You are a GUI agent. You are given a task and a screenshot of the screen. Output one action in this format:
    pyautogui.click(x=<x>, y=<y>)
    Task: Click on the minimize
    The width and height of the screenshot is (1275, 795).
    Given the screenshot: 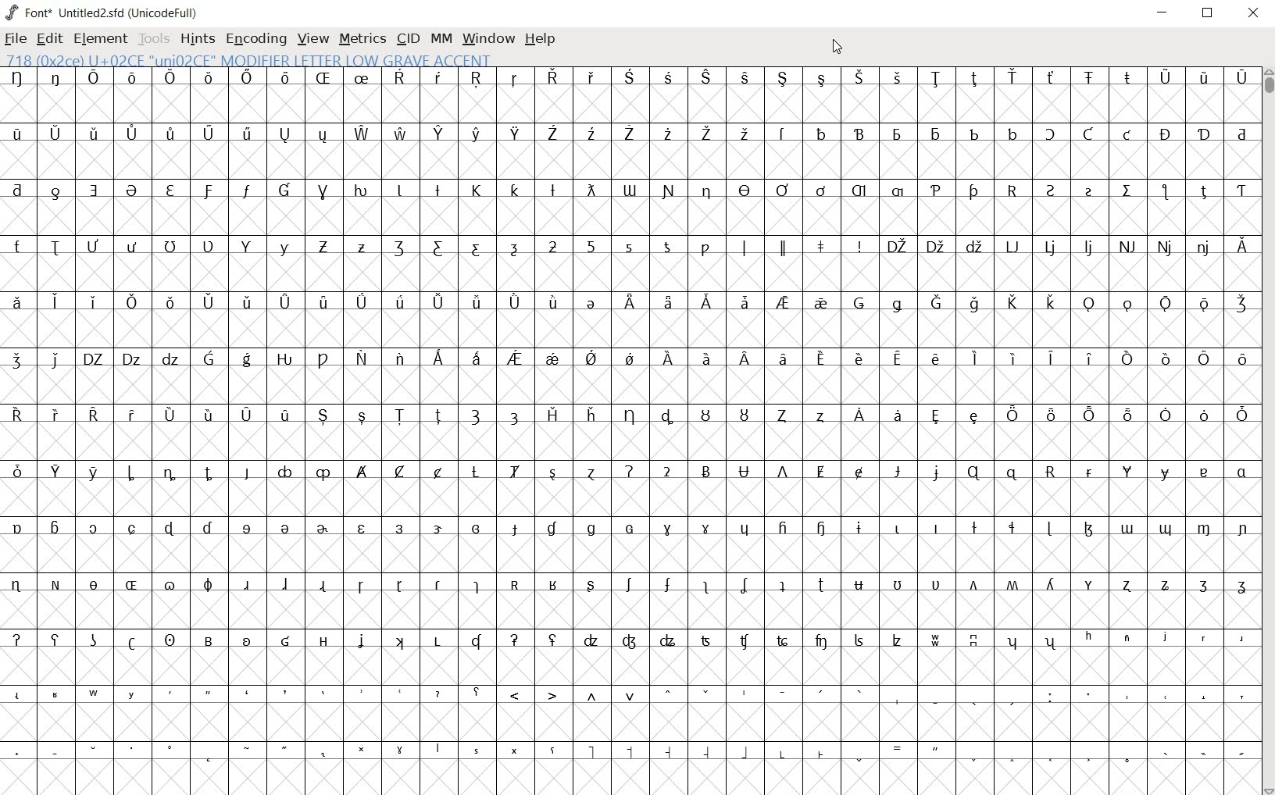 What is the action you would take?
    pyautogui.click(x=1162, y=12)
    